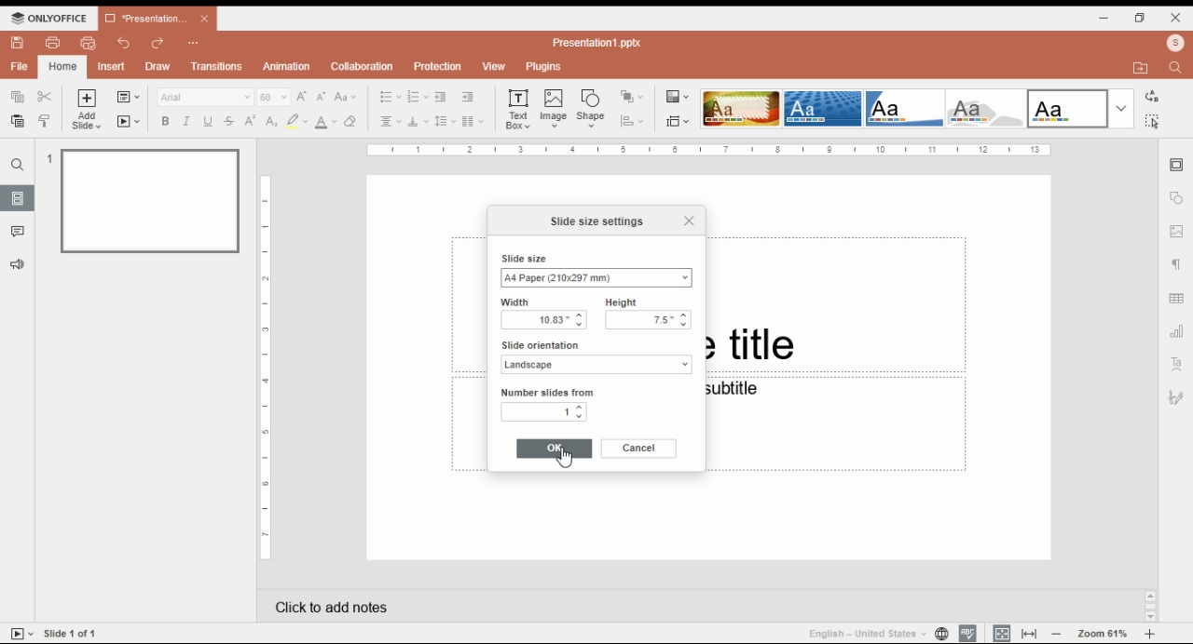  What do you see at coordinates (544, 67) in the screenshot?
I see `plugins` at bounding box center [544, 67].